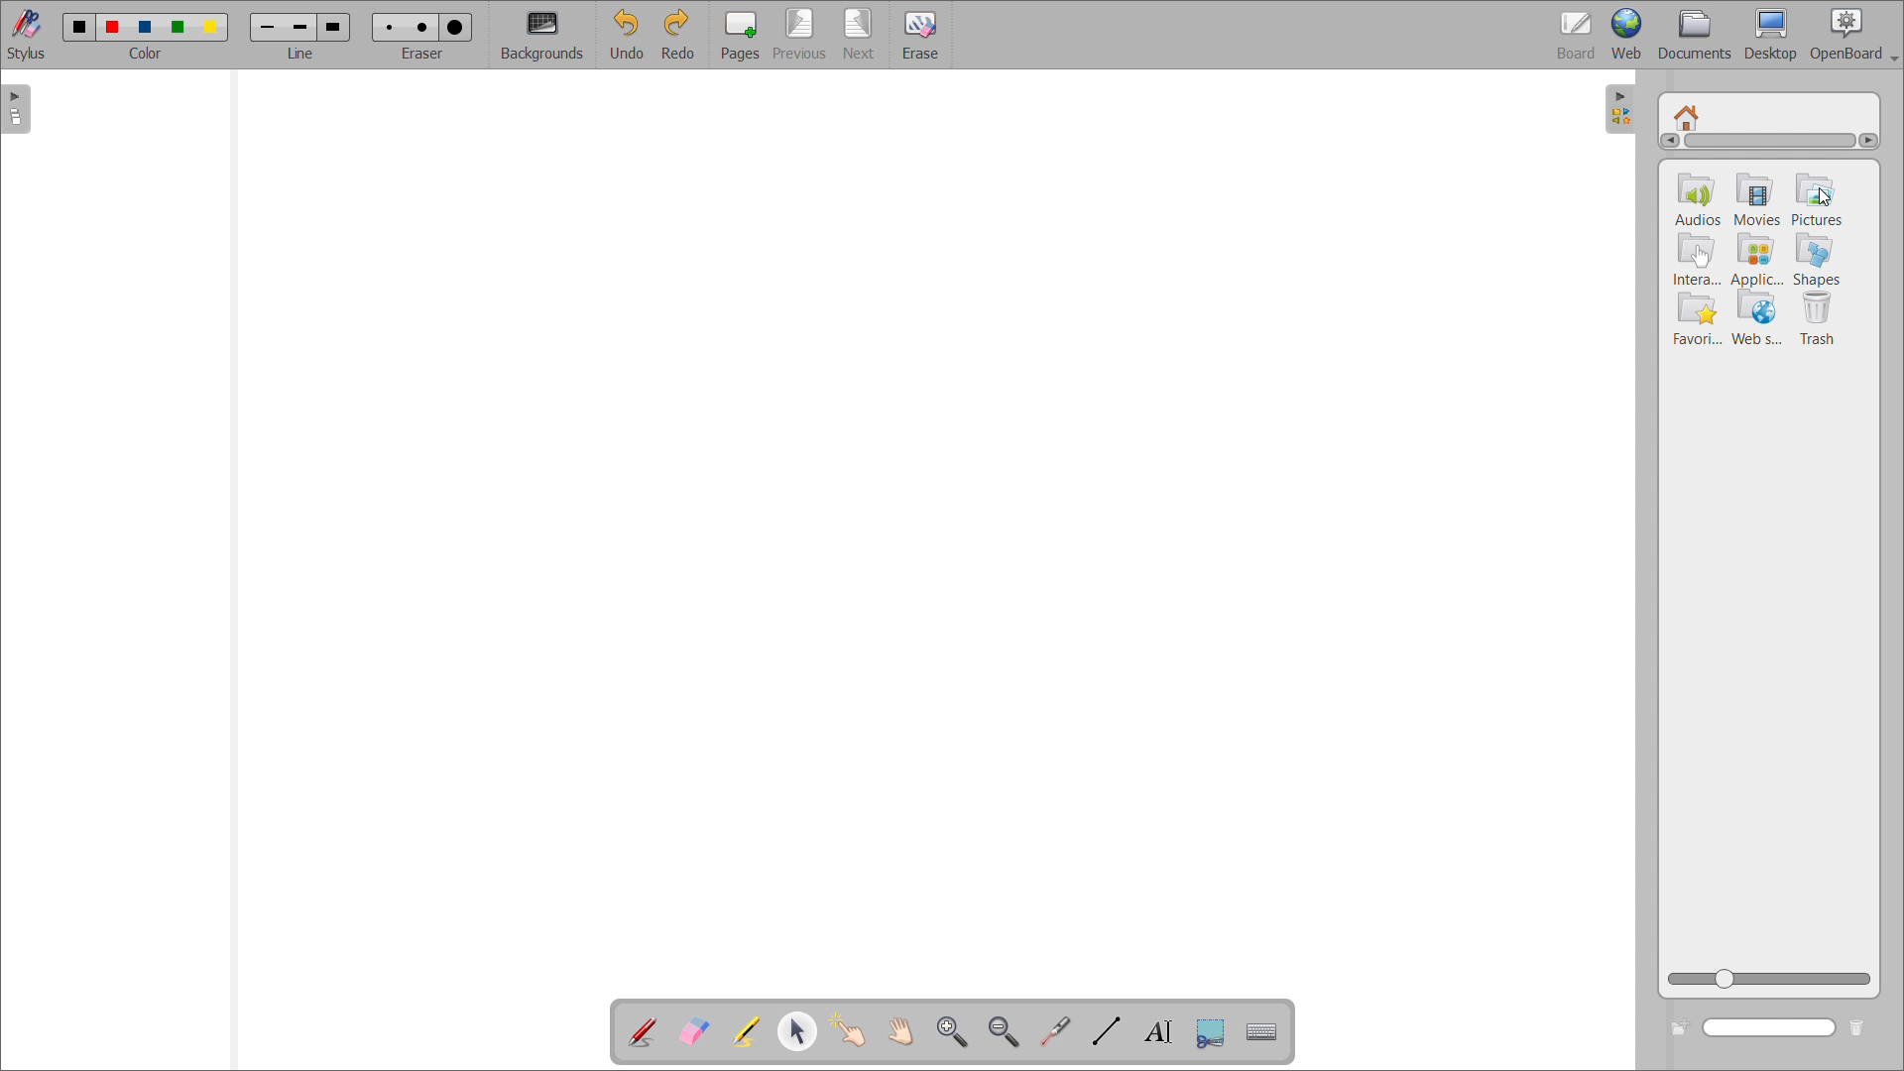 The width and height of the screenshot is (1904, 1071). What do you see at coordinates (1758, 200) in the screenshot?
I see `movies` at bounding box center [1758, 200].